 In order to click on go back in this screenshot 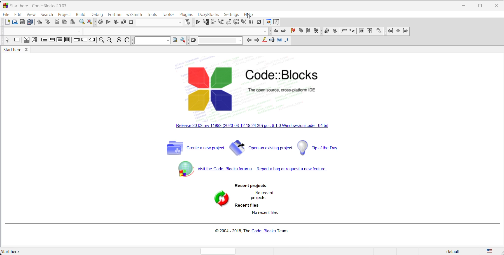, I will do `click(256, 41)`.